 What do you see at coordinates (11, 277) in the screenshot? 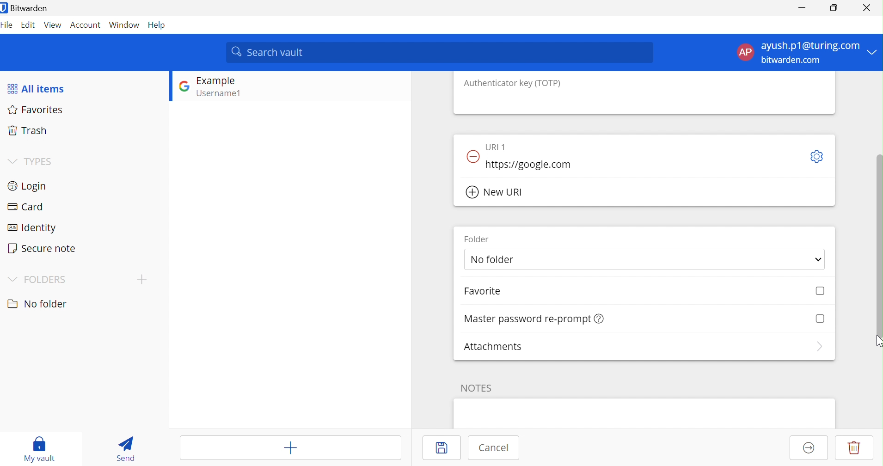
I see `Drop Down` at bounding box center [11, 277].